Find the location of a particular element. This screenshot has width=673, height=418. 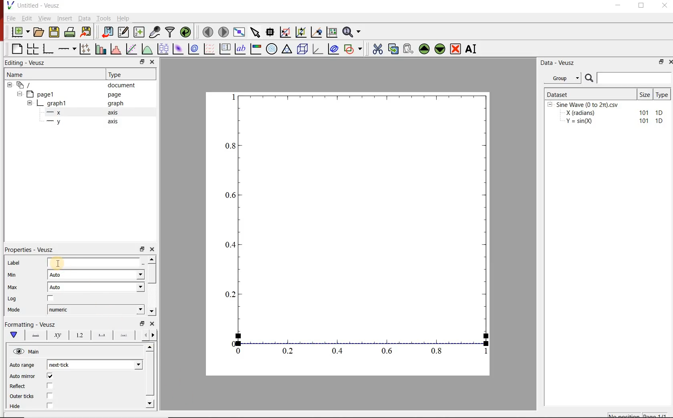

Type is located at coordinates (117, 74).